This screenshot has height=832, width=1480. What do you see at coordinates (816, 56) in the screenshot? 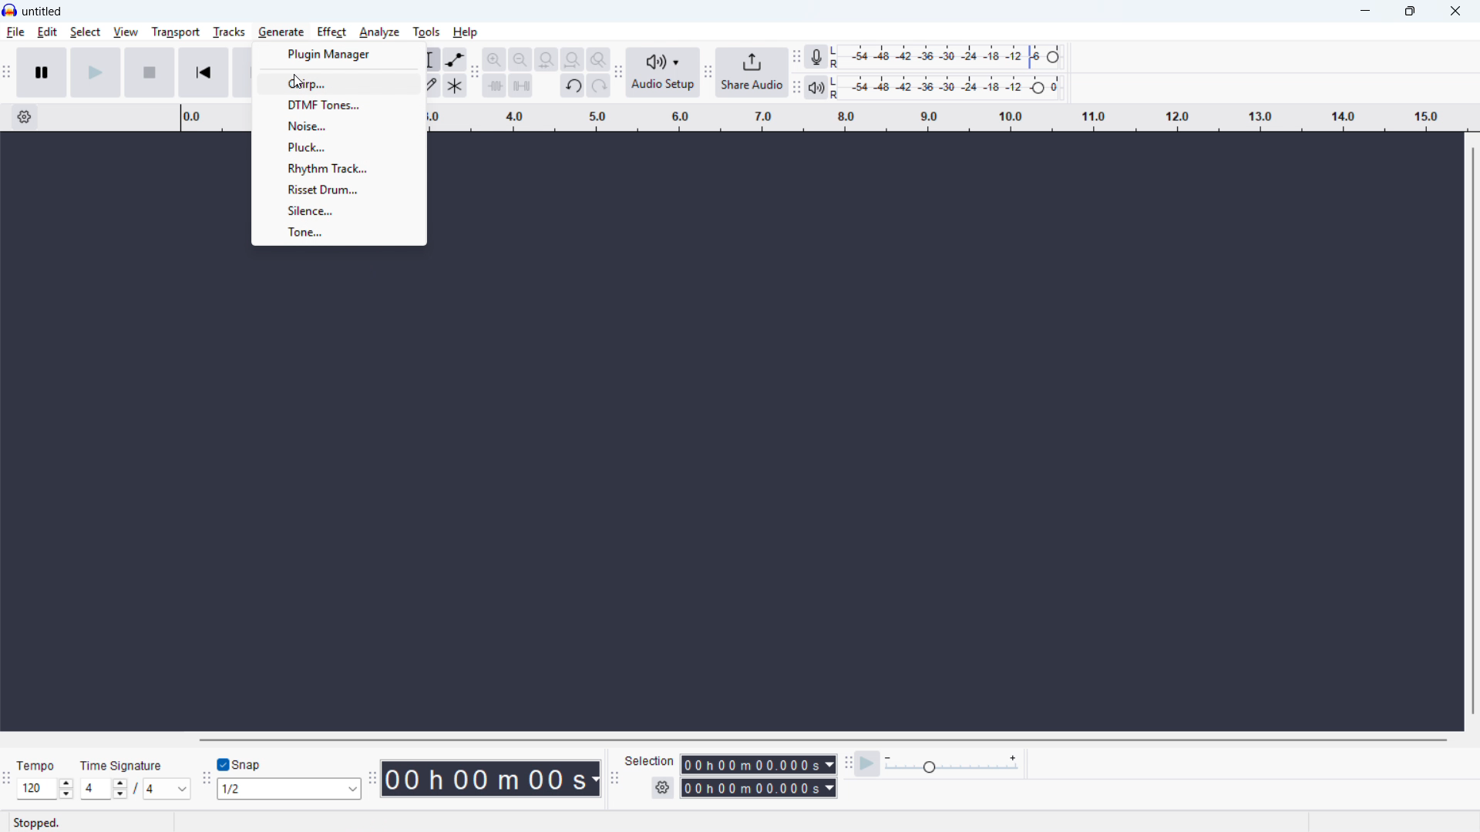
I see `Recording metre ` at bounding box center [816, 56].